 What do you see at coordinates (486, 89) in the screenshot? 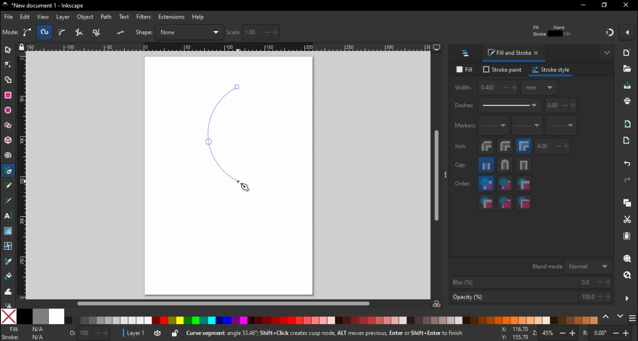
I see `width` at bounding box center [486, 89].